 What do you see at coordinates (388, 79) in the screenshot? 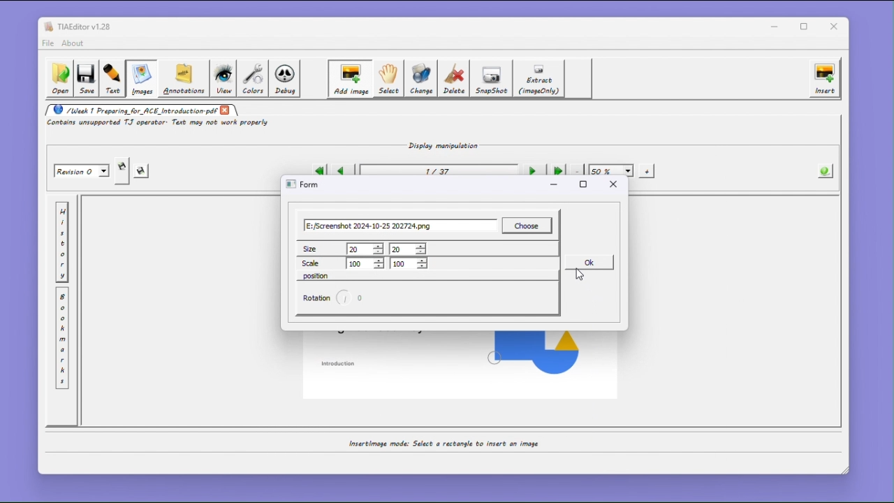
I see `Select ` at bounding box center [388, 79].